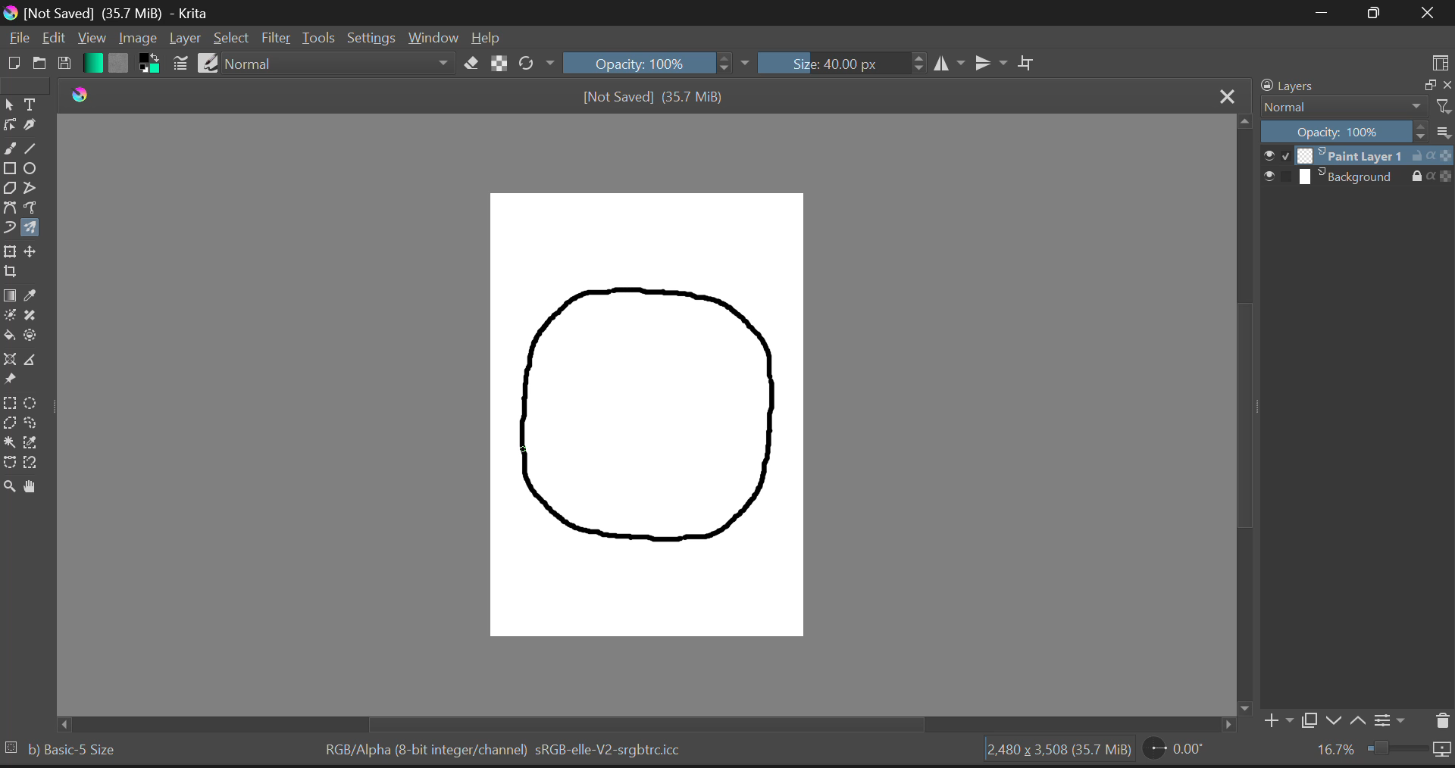 Image resolution: width=1455 pixels, height=768 pixels. Describe the element at coordinates (38, 64) in the screenshot. I see `Open` at that location.